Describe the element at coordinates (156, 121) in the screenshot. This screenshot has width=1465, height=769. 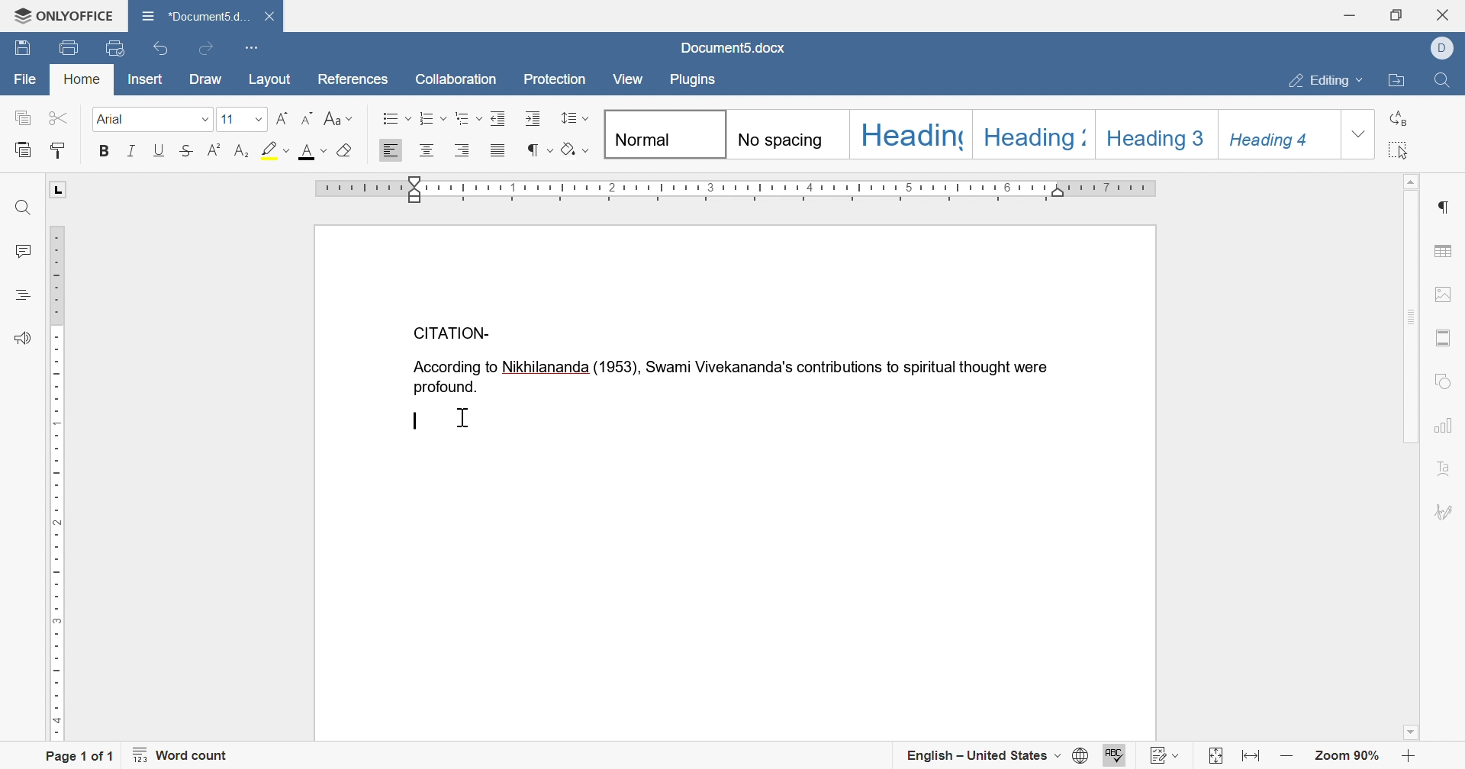
I see `font size` at that location.